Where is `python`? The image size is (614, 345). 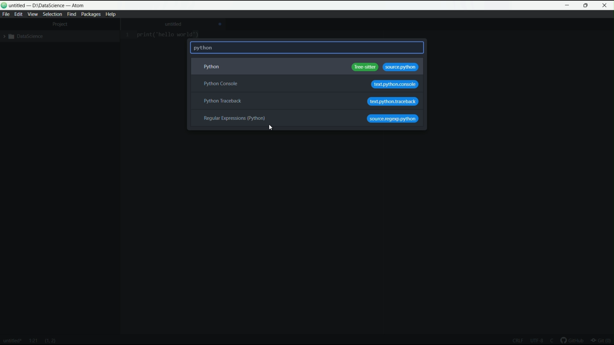 python is located at coordinates (204, 48).